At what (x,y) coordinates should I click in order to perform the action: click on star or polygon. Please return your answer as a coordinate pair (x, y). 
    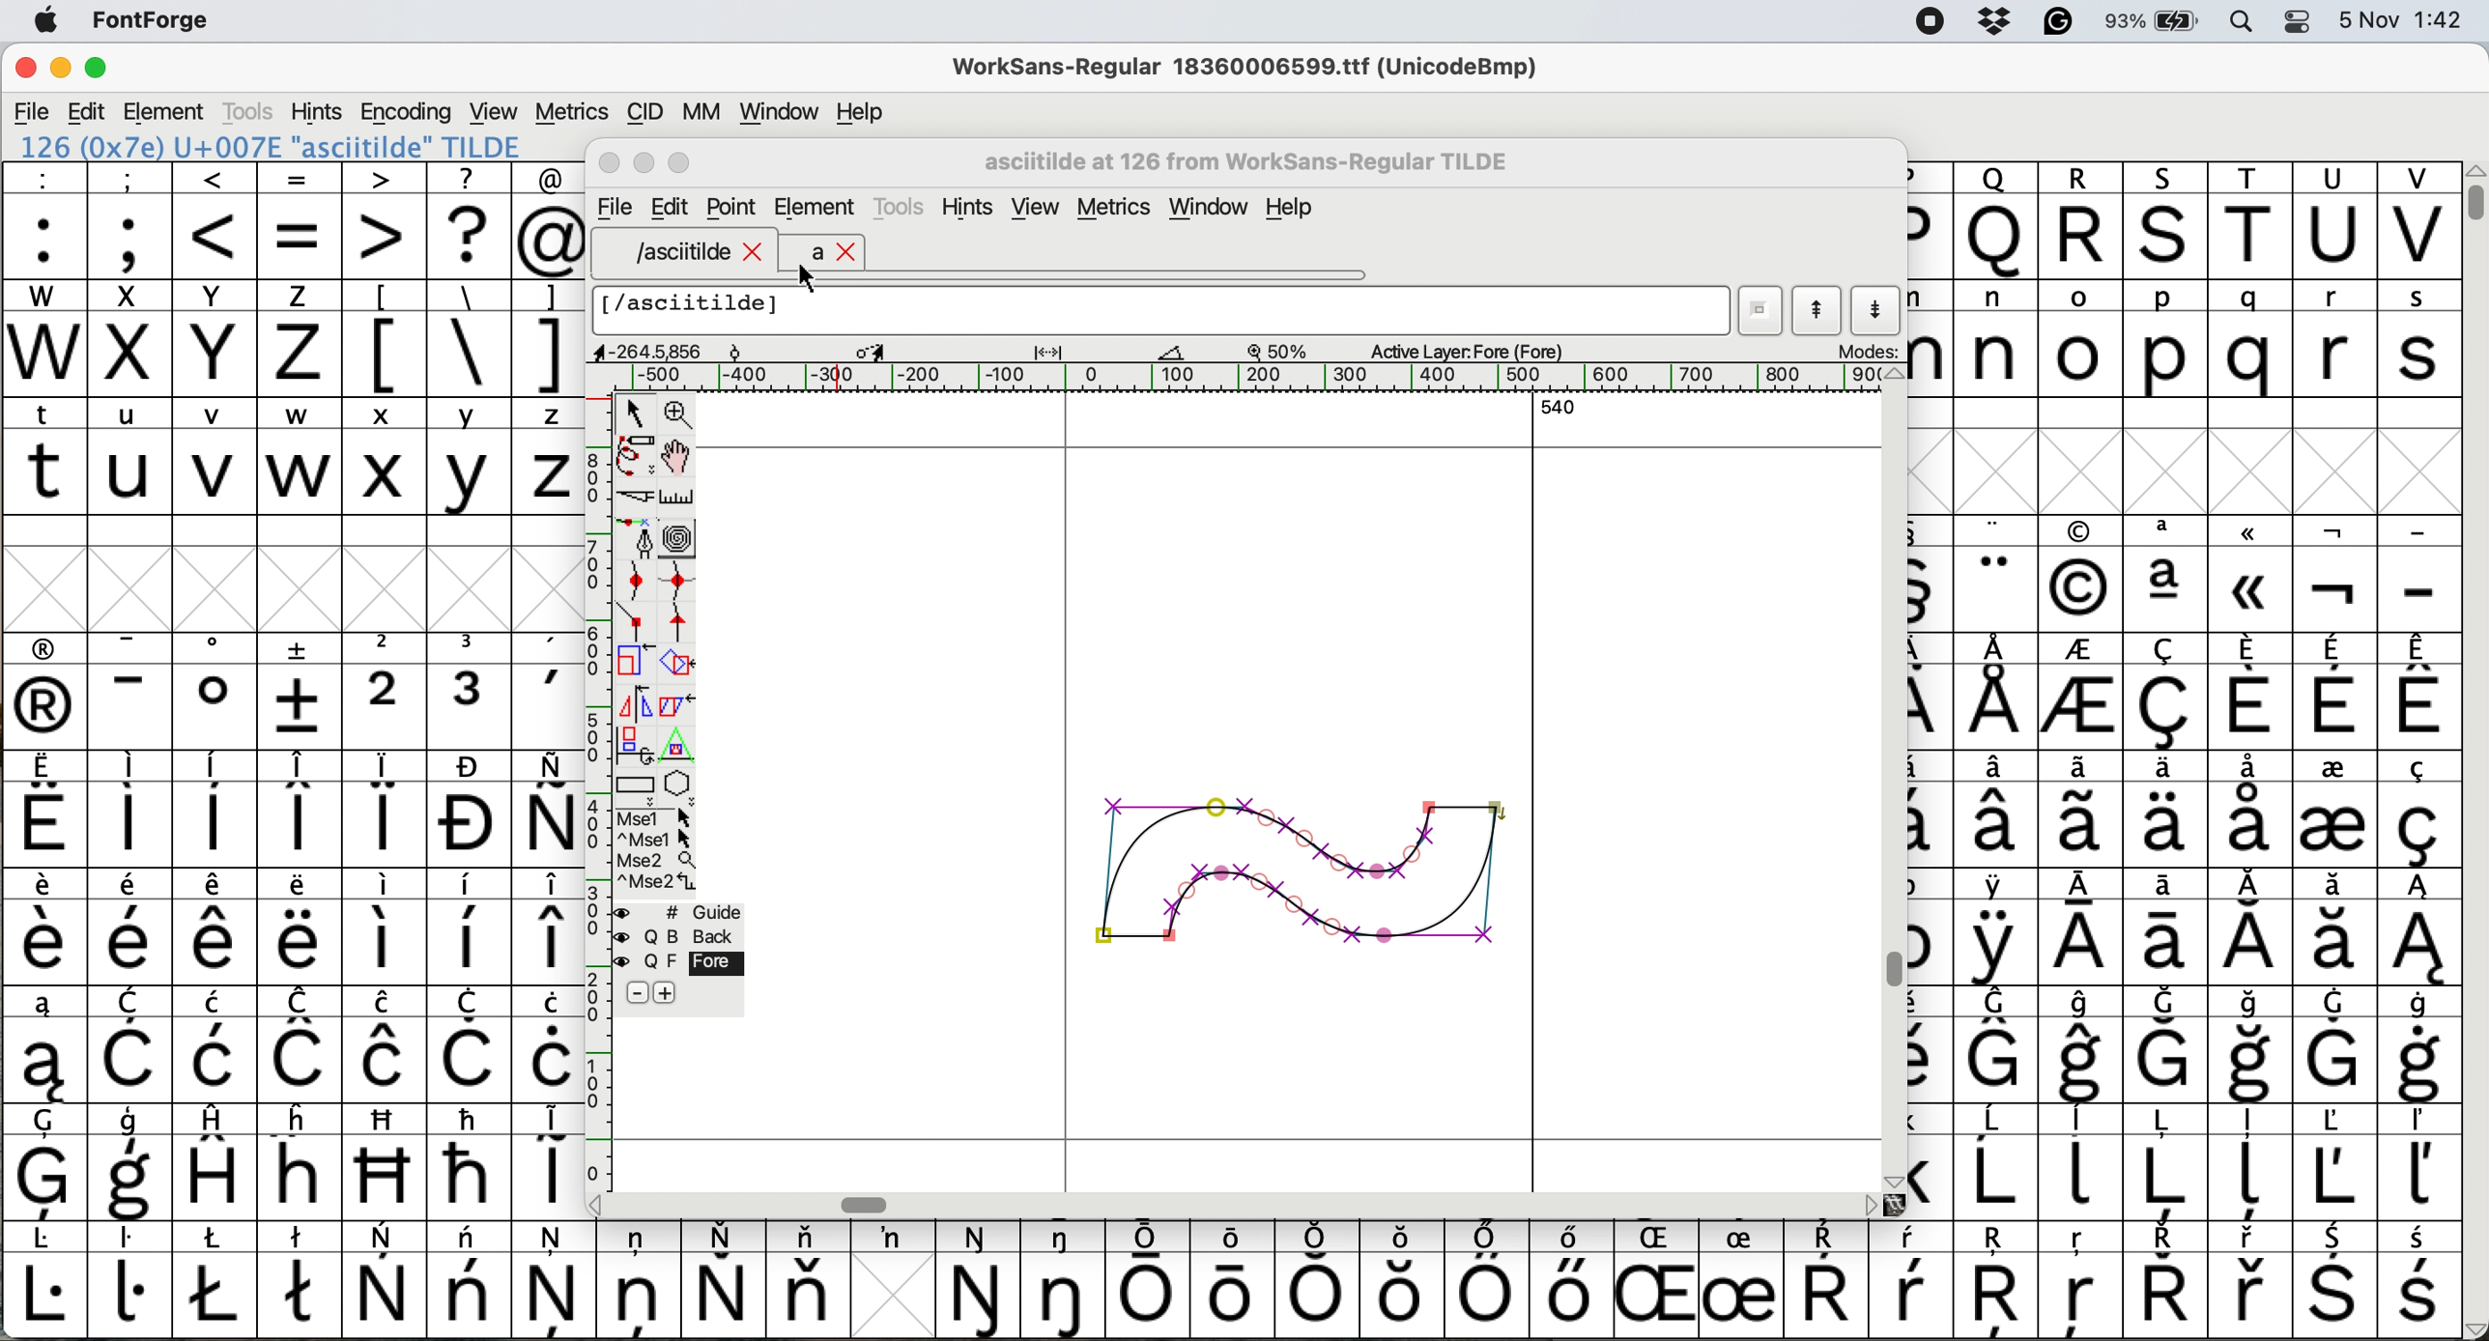
    Looking at the image, I should click on (679, 784).